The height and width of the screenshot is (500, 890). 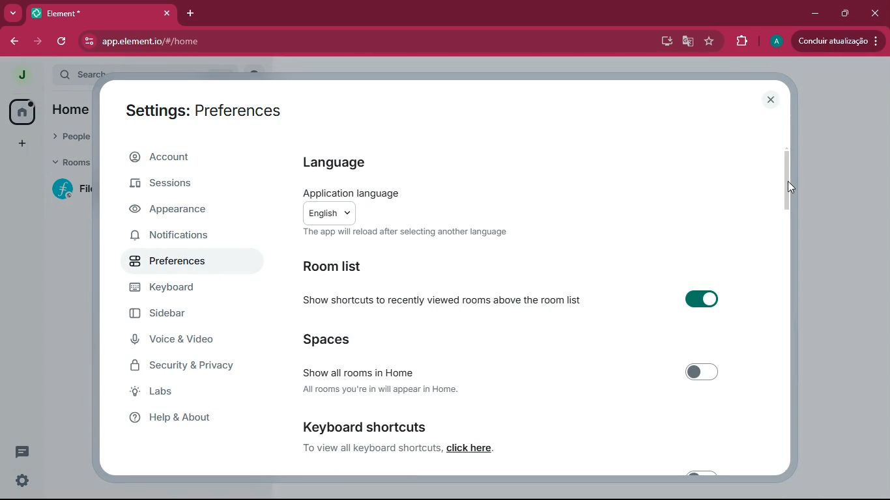 I want to click on language, so click(x=337, y=163).